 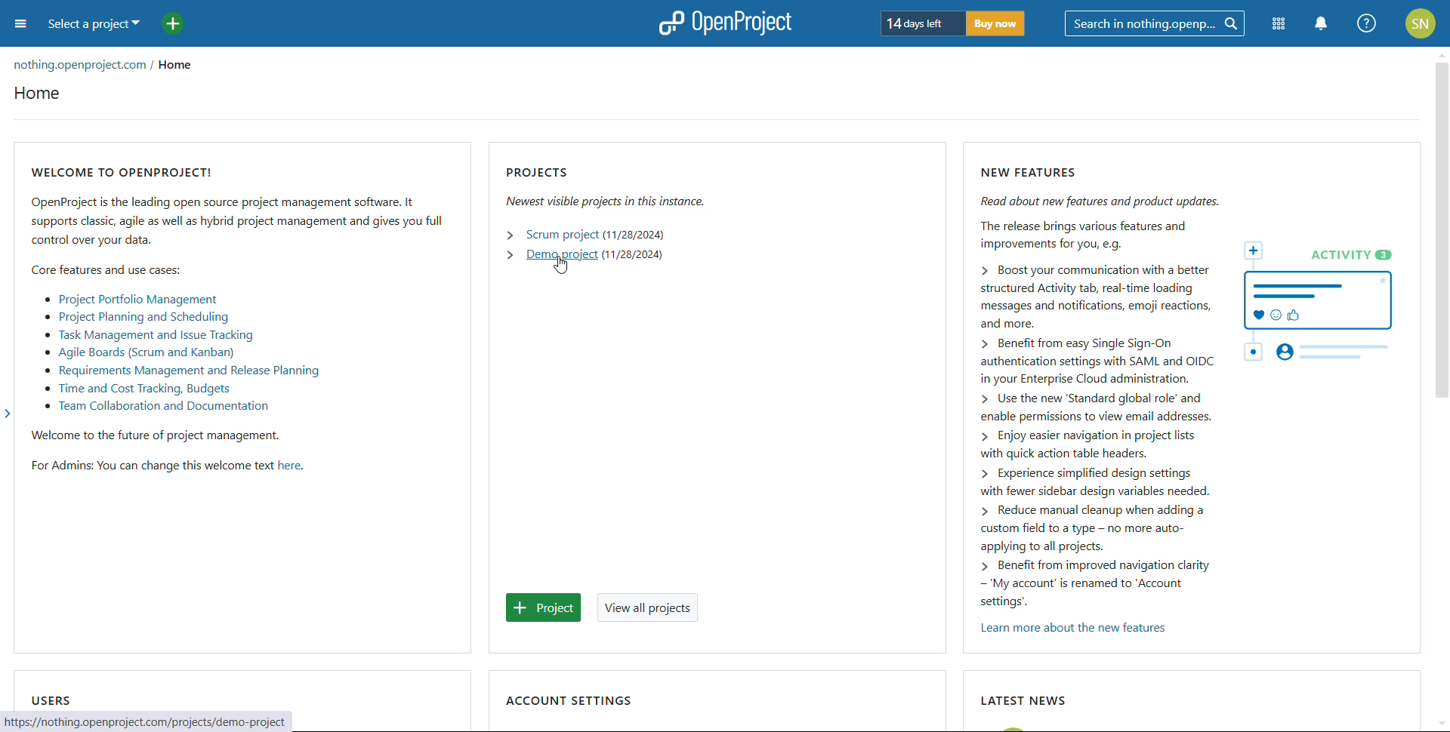 I want to click on Newest visible projects in this instance., so click(x=638, y=201).